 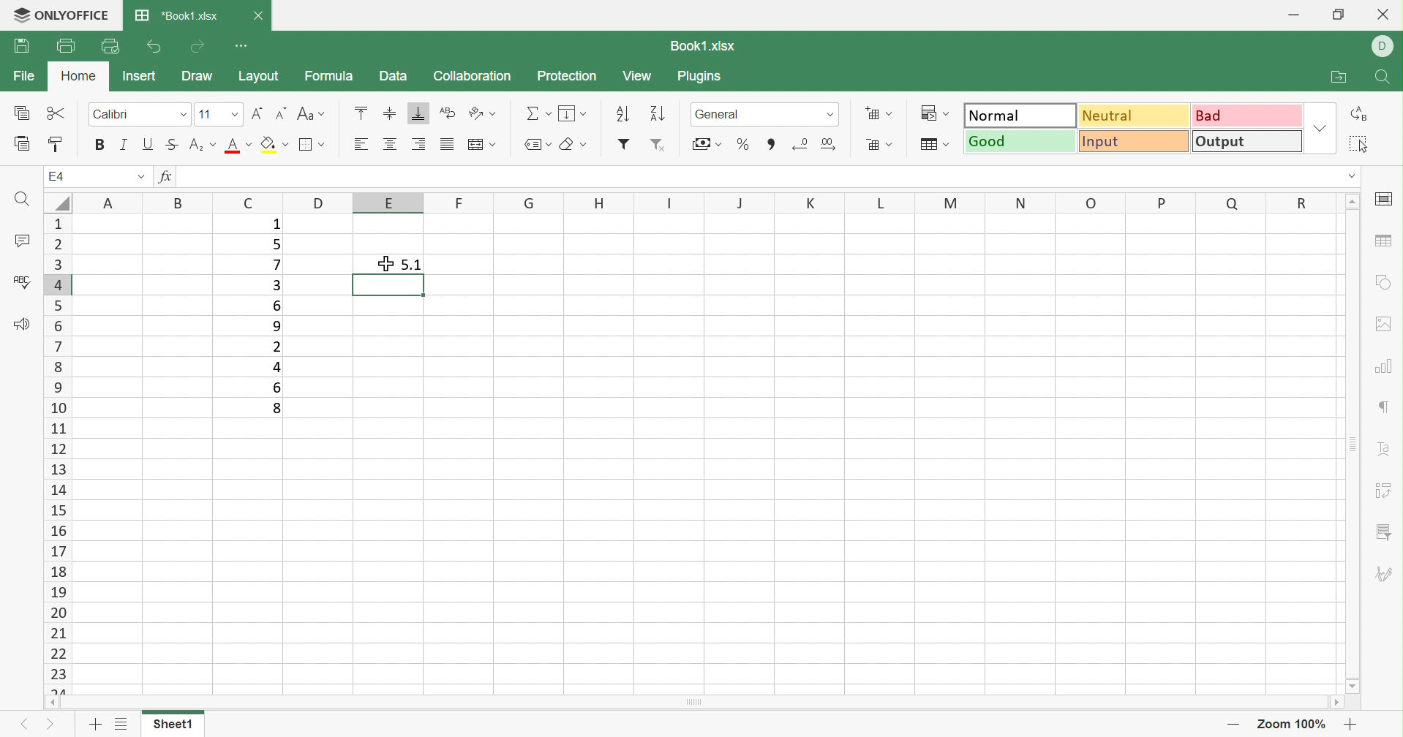 I want to click on Next, so click(x=52, y=725).